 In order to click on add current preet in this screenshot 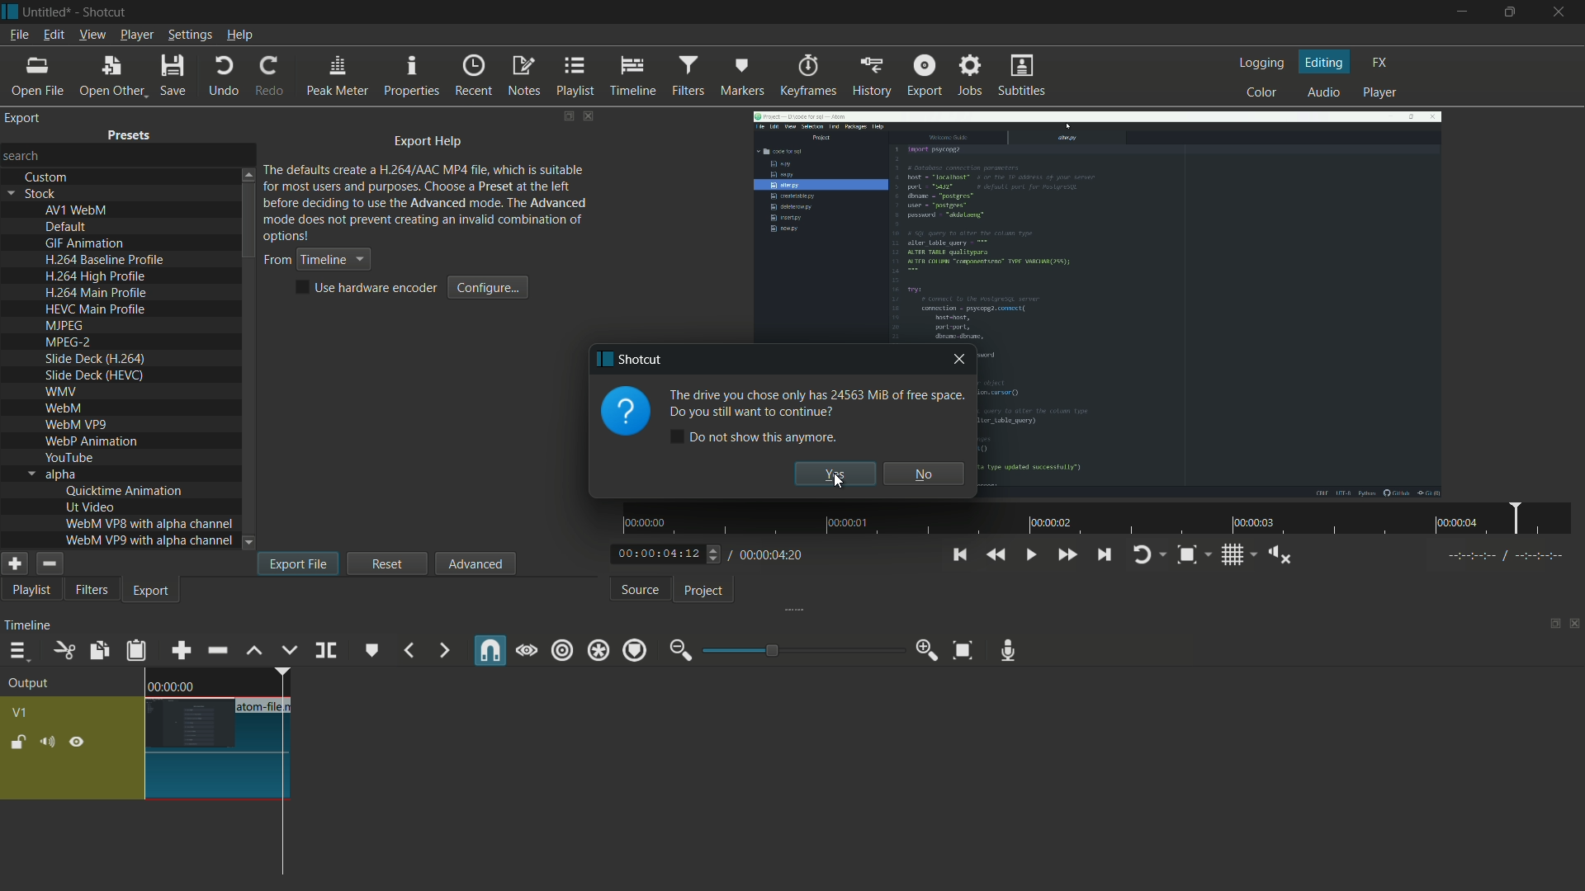, I will do `click(14, 563)`.